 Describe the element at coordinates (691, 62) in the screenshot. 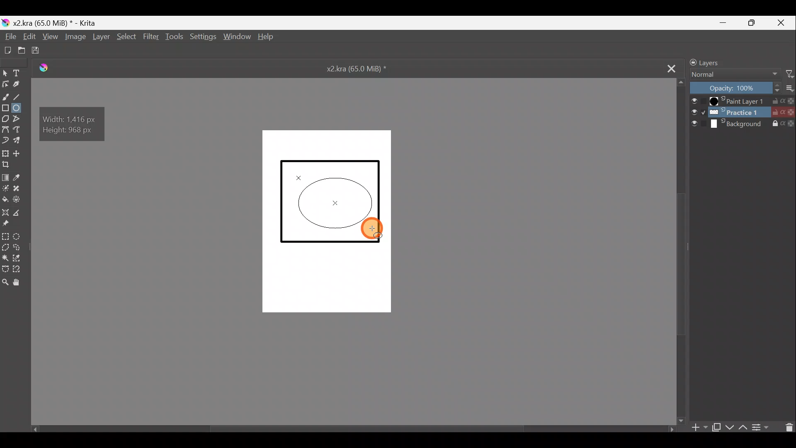

I see `lock/unlock docker` at that location.